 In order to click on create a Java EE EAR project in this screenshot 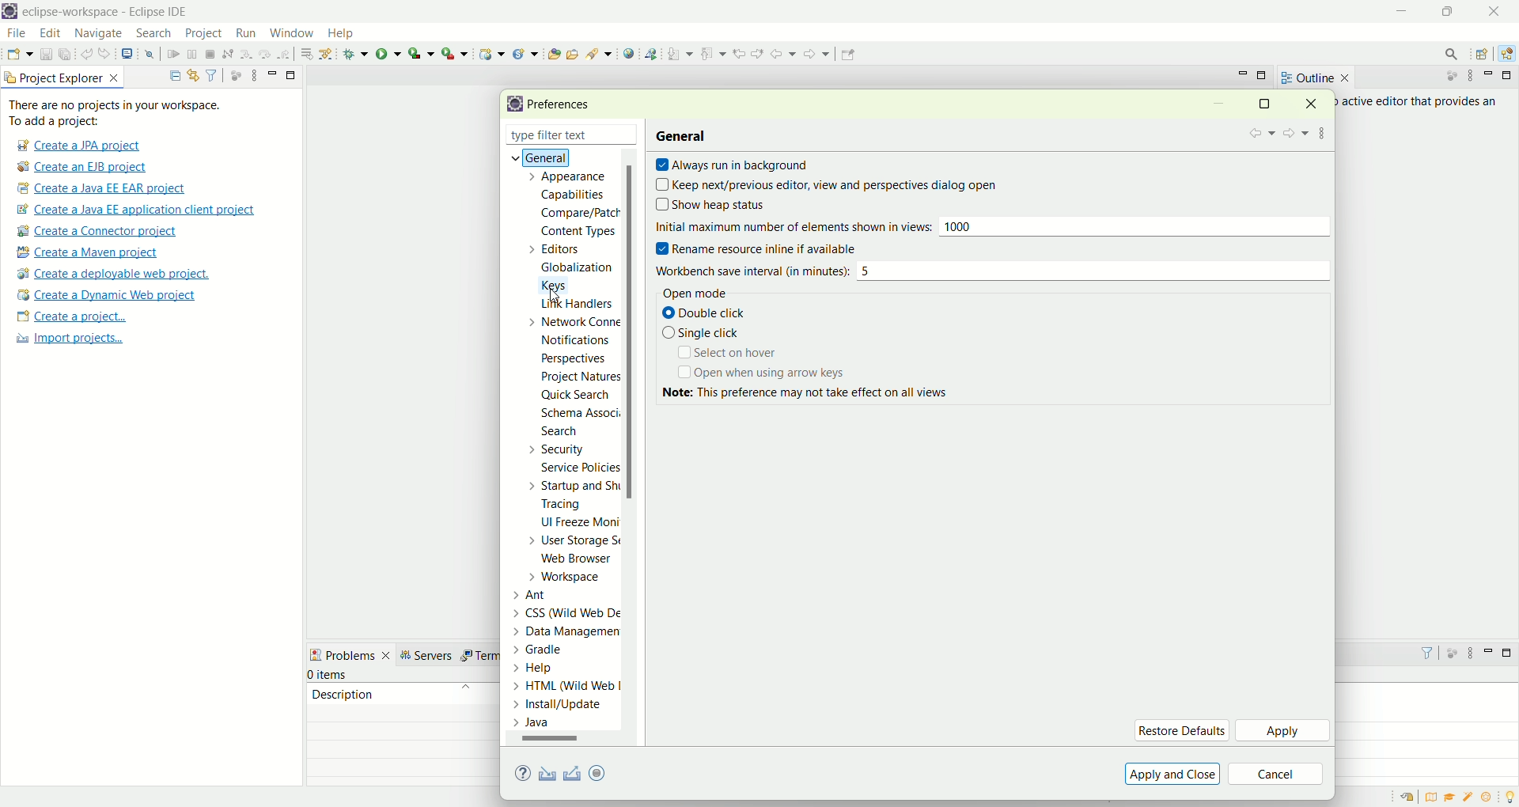, I will do `click(103, 188)`.